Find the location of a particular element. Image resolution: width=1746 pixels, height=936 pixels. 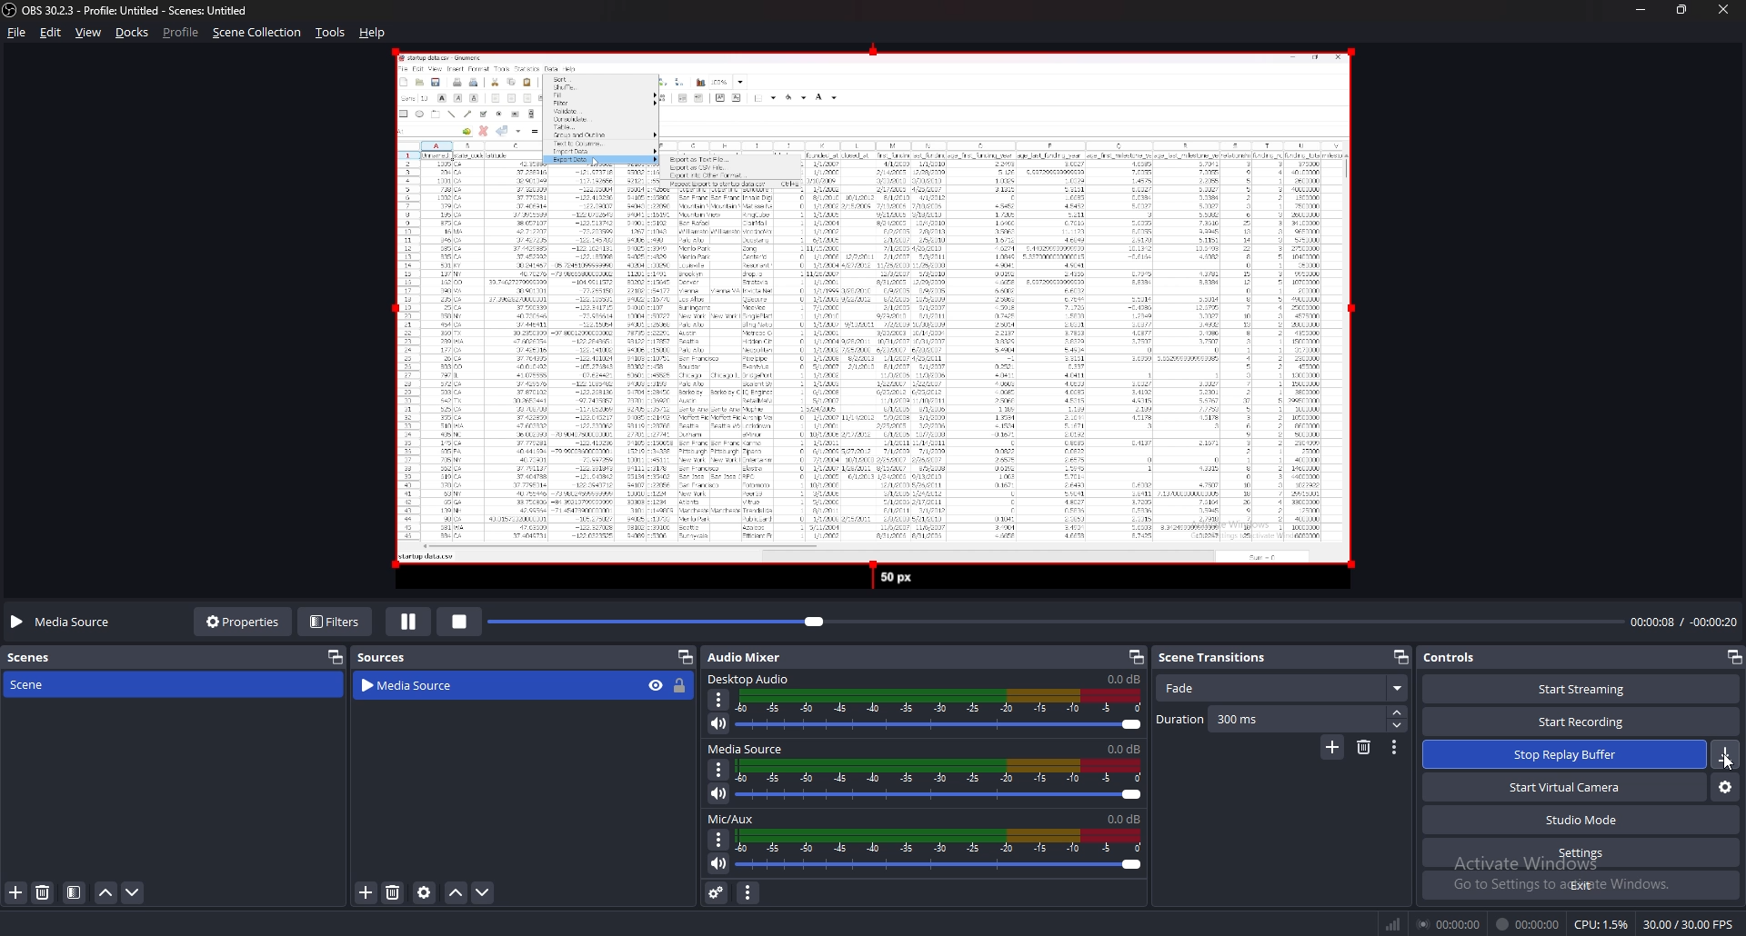

filters is located at coordinates (336, 622).